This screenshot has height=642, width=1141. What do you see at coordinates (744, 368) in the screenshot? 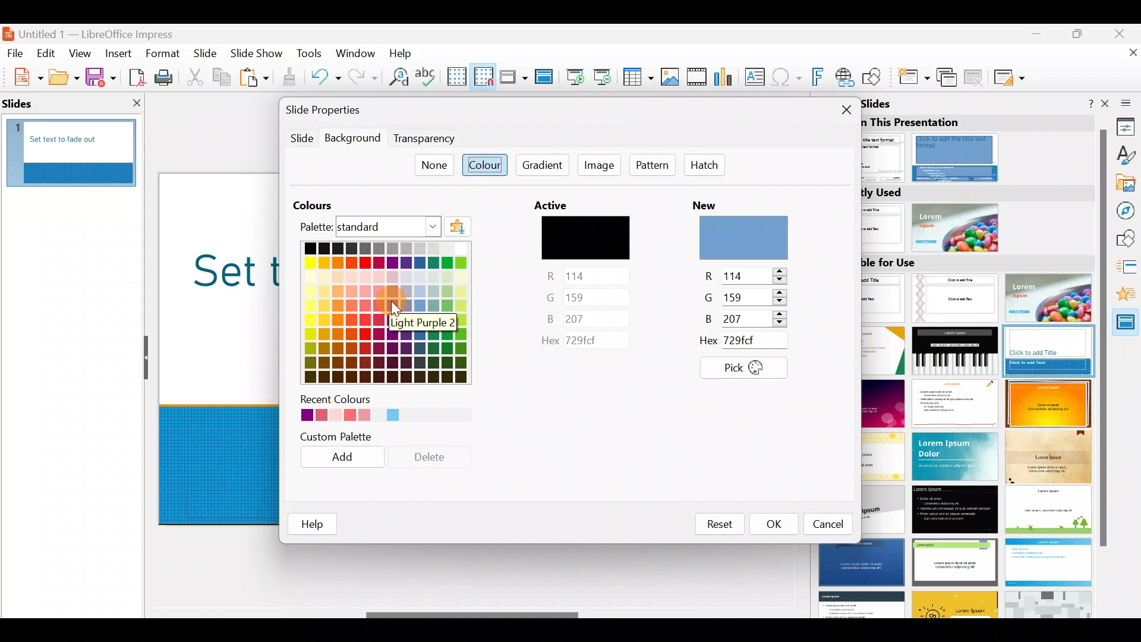
I see `Pick` at bounding box center [744, 368].